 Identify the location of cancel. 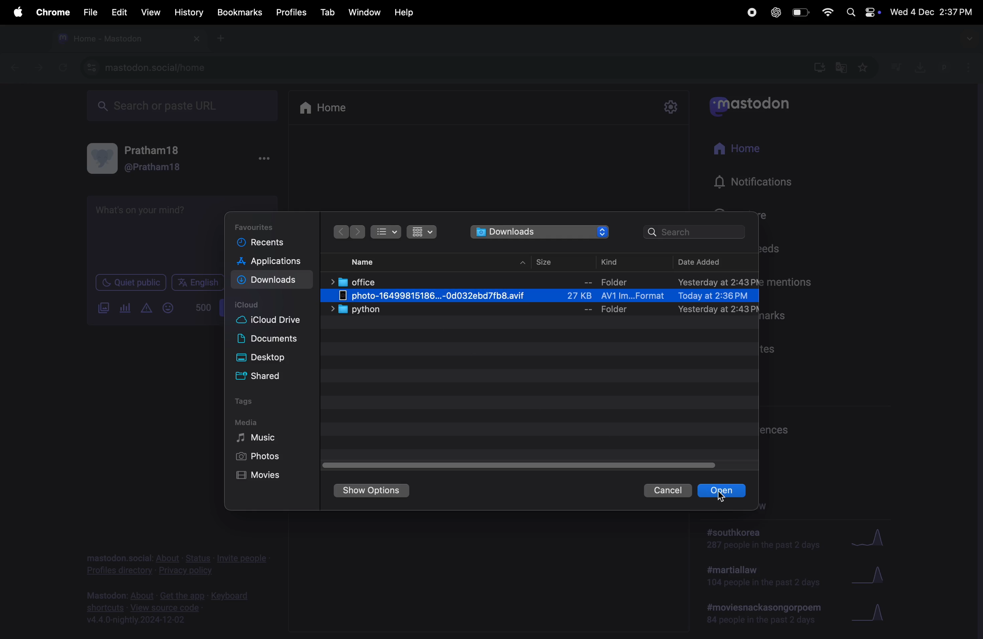
(668, 490).